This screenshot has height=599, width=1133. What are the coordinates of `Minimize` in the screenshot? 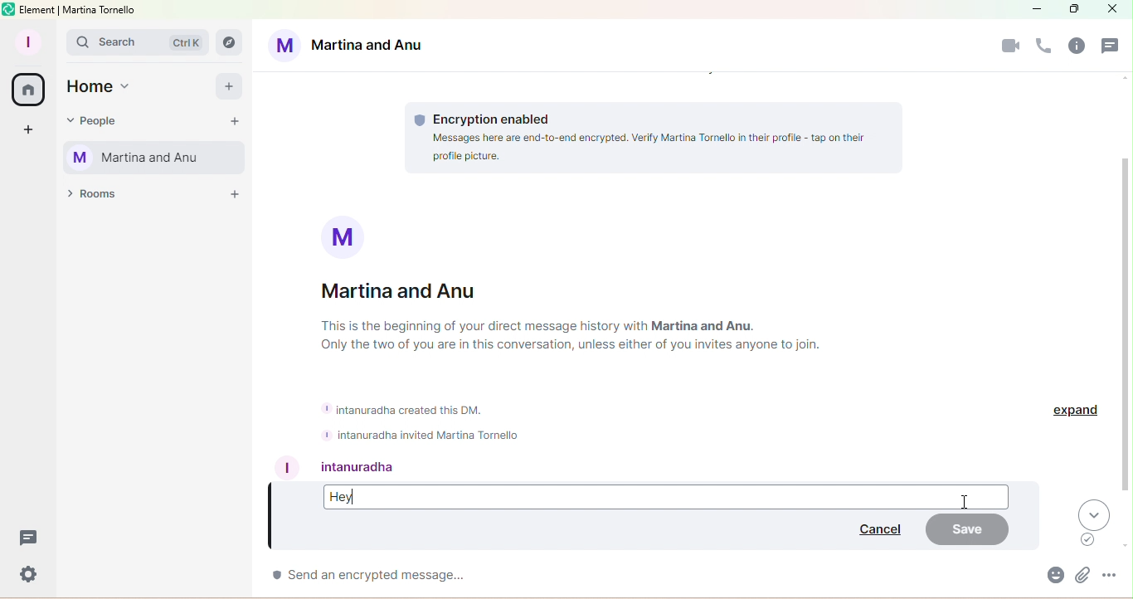 It's located at (1038, 9).